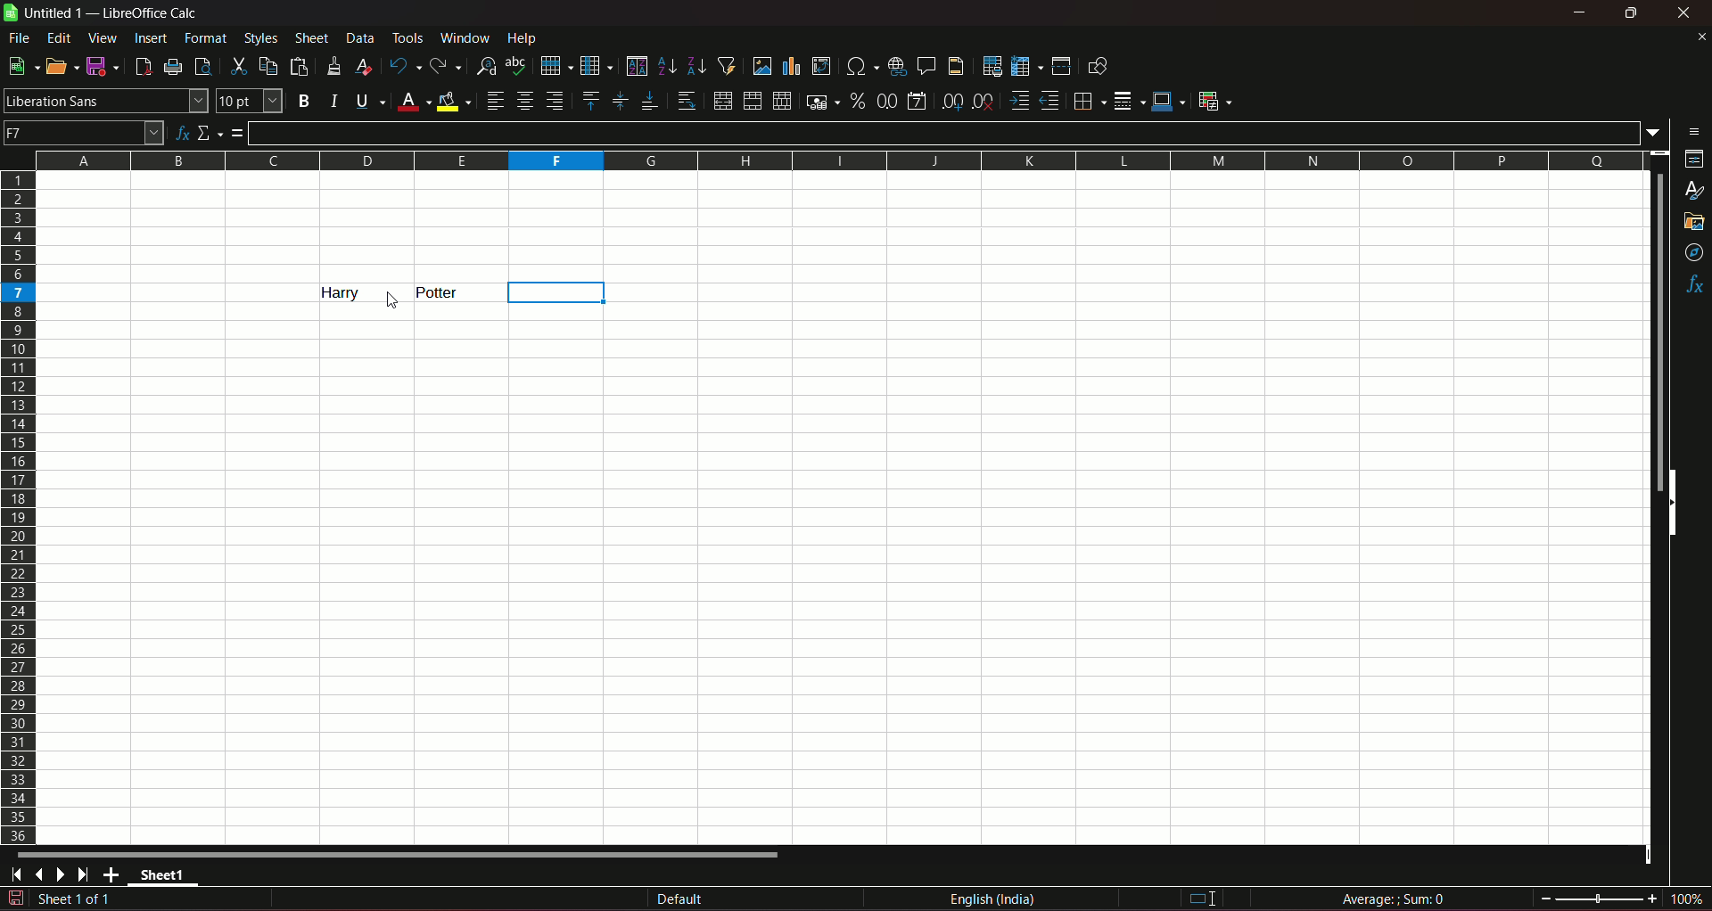 This screenshot has width=1712, height=911. Describe the element at coordinates (1098, 65) in the screenshot. I see `show draw functions` at that location.